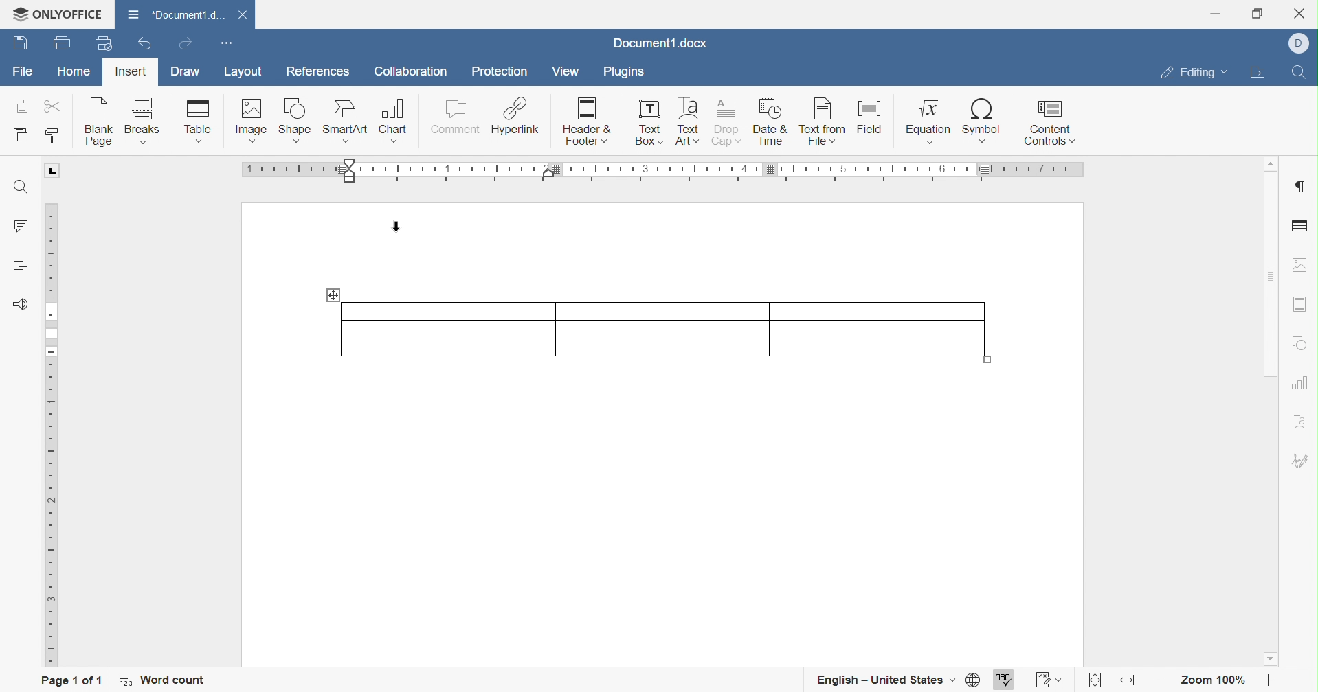 The width and height of the screenshot is (1318, 692). What do you see at coordinates (649, 124) in the screenshot?
I see `Text box` at bounding box center [649, 124].